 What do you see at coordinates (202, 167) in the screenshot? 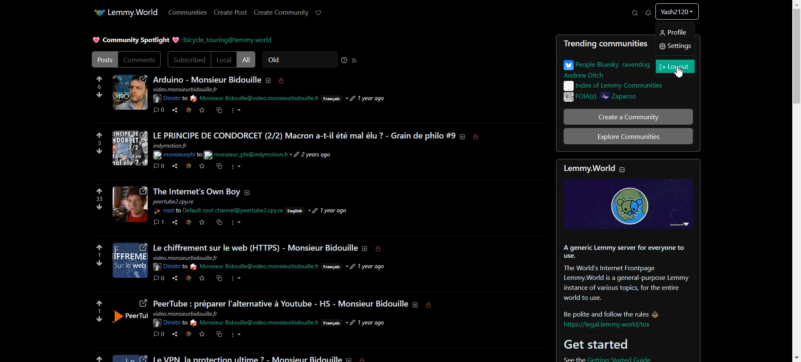
I see `save` at bounding box center [202, 167].